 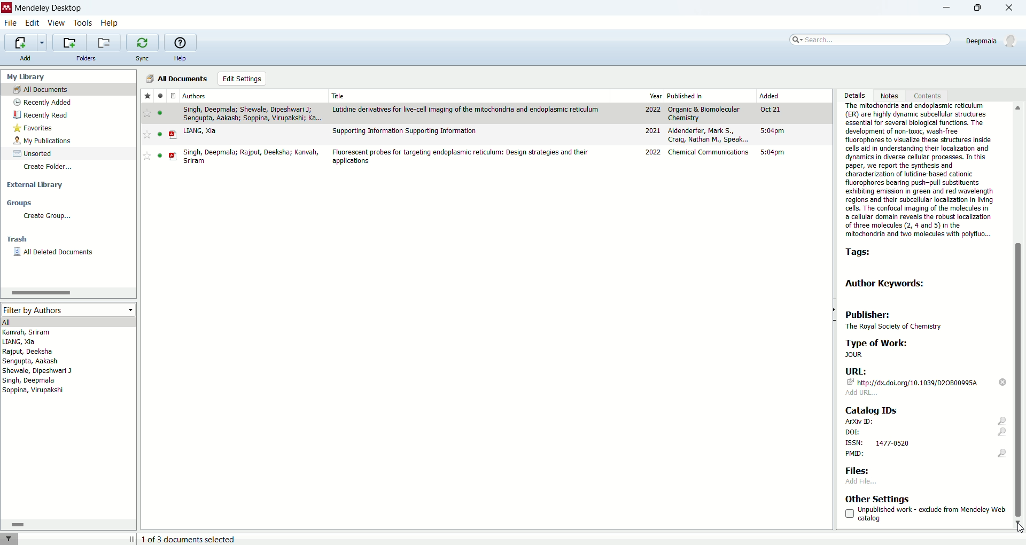 What do you see at coordinates (133, 539) in the screenshot?
I see `toggle expand/contract` at bounding box center [133, 539].